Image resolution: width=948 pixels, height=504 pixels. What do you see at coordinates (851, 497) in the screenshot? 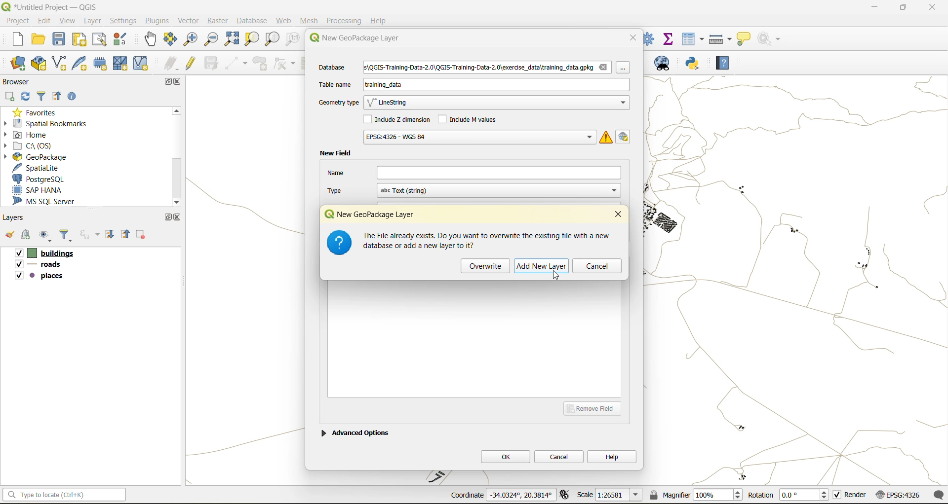
I see `render` at bounding box center [851, 497].